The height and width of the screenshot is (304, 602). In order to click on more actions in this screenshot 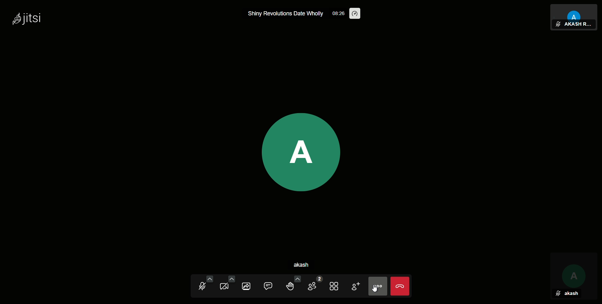, I will do `click(378, 286)`.